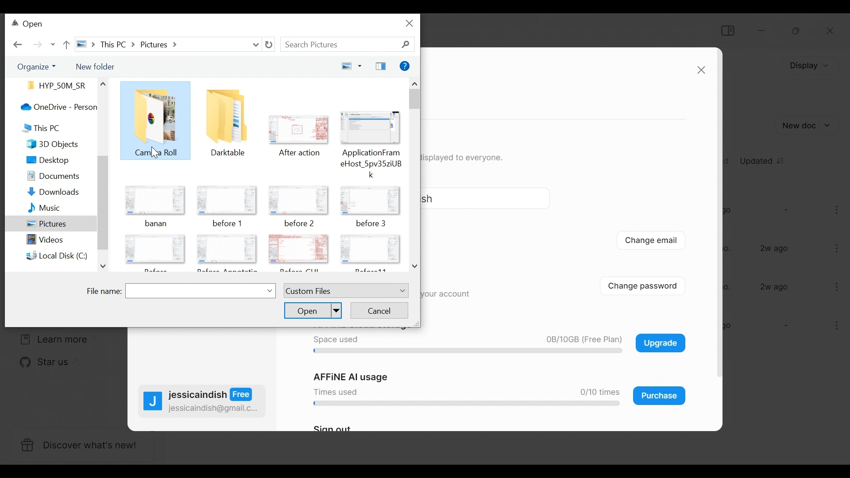 This screenshot has height=478, width=850. I want to click on Custom Files, so click(345, 291).